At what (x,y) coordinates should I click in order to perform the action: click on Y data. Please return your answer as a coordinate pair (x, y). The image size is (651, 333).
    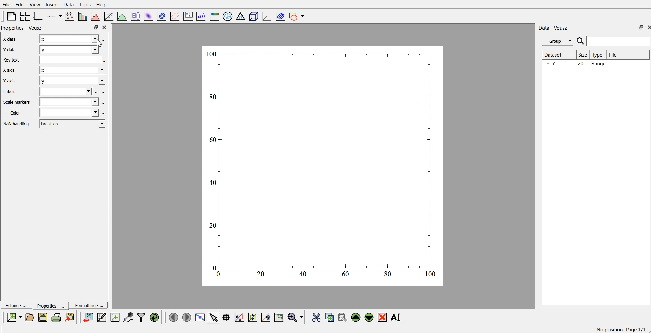
    Looking at the image, I should click on (12, 51).